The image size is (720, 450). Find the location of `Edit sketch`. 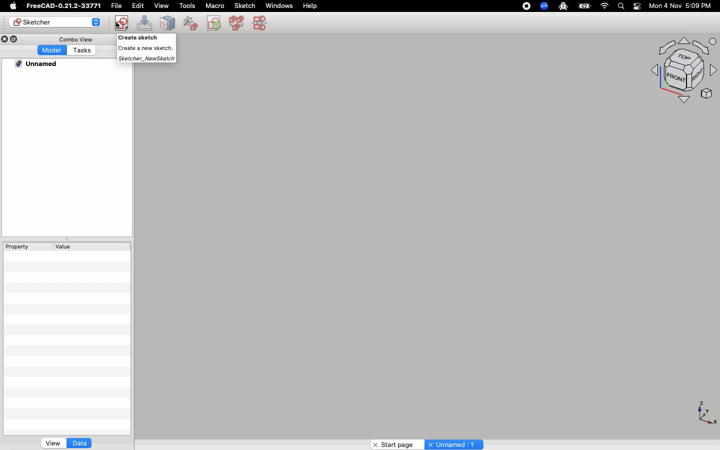

Edit sketch is located at coordinates (145, 22).